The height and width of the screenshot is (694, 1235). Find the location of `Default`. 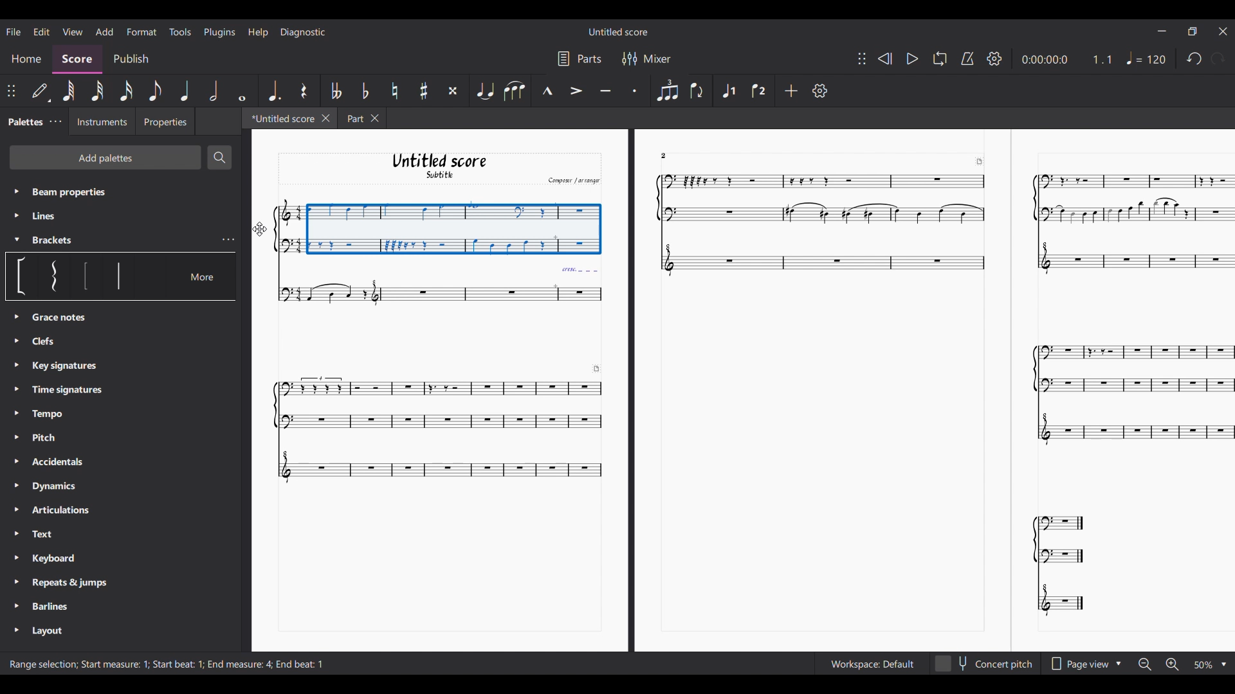

Default is located at coordinates (41, 93).